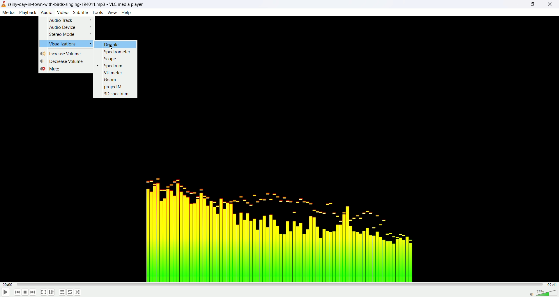 The width and height of the screenshot is (559, 297). What do you see at coordinates (277, 227) in the screenshot?
I see `audio tunes` at bounding box center [277, 227].